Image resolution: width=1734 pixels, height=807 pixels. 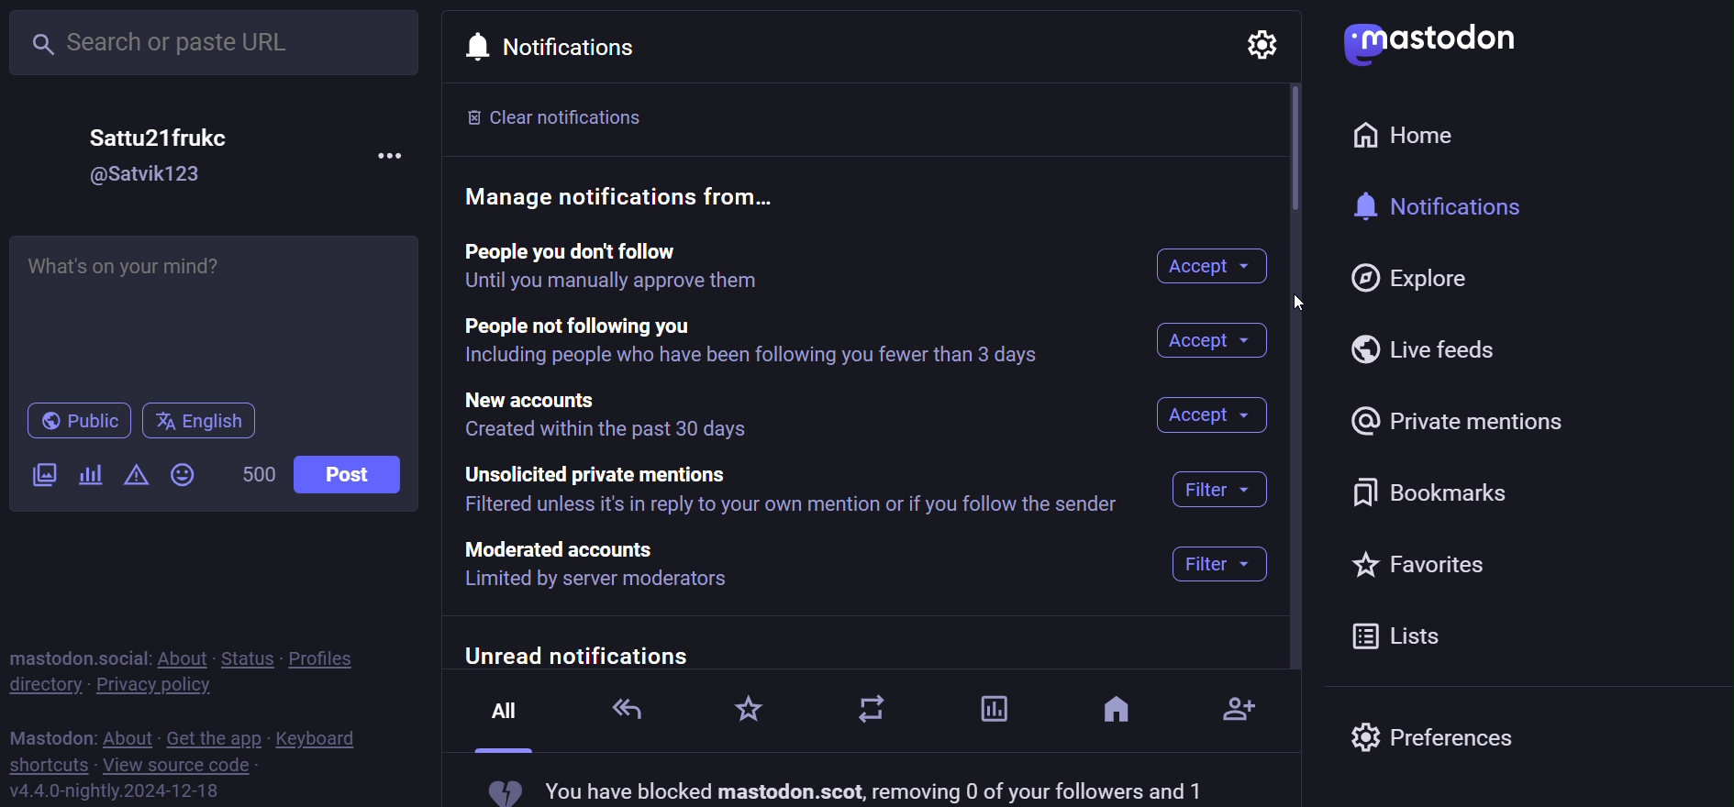 What do you see at coordinates (134, 476) in the screenshot?
I see `content warning` at bounding box center [134, 476].